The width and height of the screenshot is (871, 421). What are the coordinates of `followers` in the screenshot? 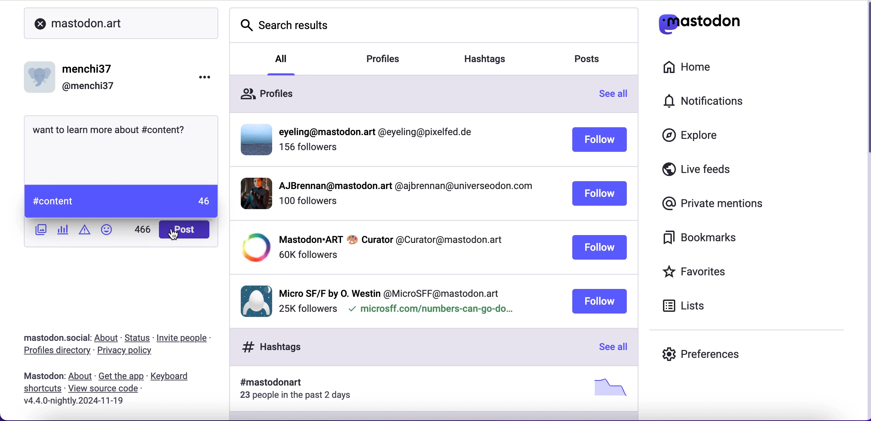 It's located at (308, 255).